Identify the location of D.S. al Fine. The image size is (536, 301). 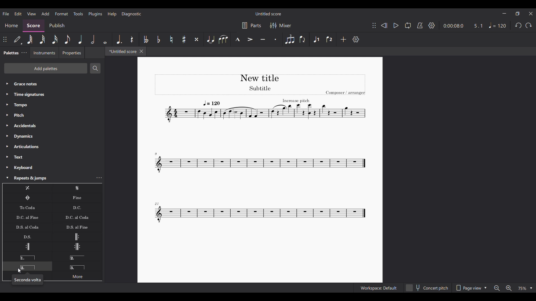
(77, 227).